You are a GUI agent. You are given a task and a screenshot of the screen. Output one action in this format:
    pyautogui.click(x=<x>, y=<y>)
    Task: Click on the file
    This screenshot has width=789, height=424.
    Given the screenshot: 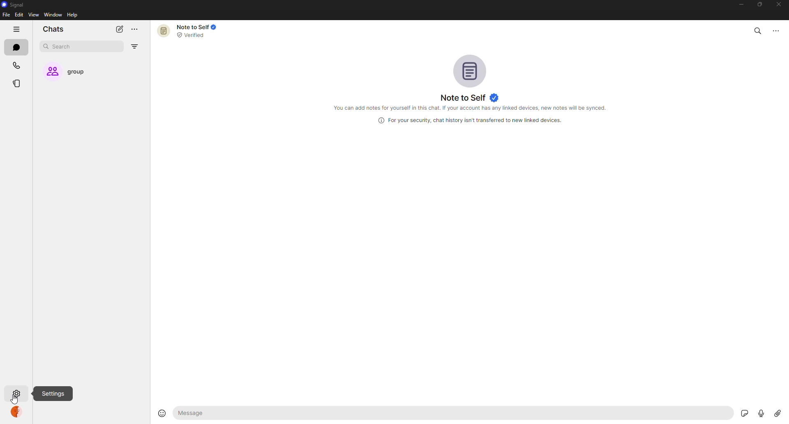 What is the action you would take?
    pyautogui.click(x=6, y=15)
    